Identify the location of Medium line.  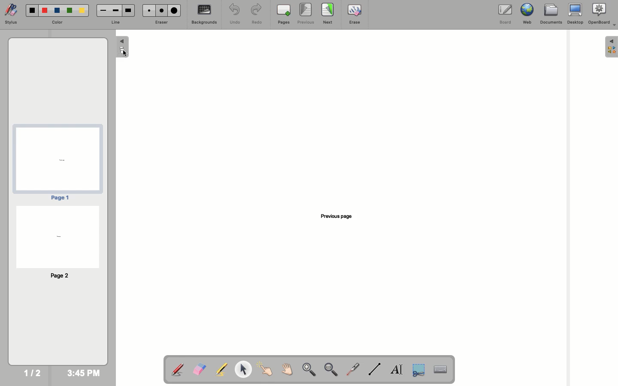
(115, 10).